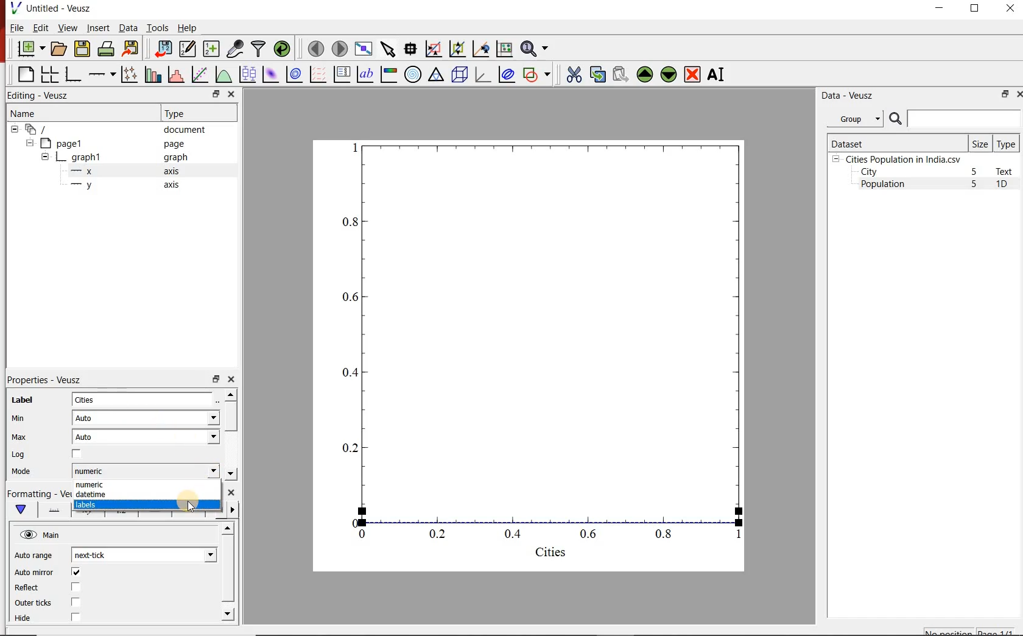  What do you see at coordinates (76, 587) in the screenshot?
I see `check/uncheck` at bounding box center [76, 587].